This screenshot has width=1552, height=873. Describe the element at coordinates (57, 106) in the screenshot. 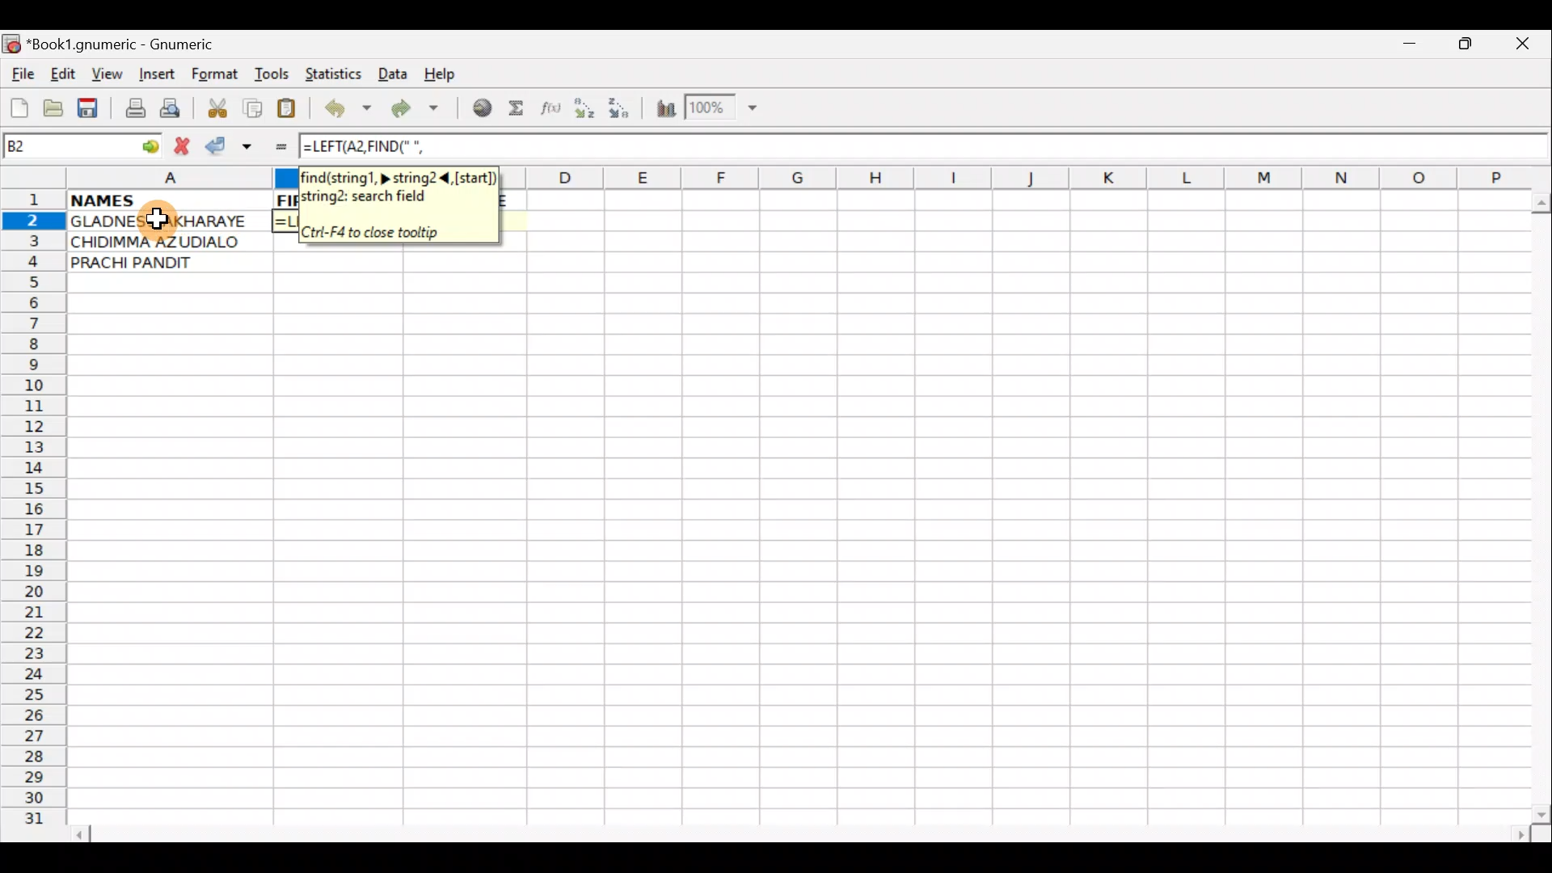

I see `Open a file` at that location.